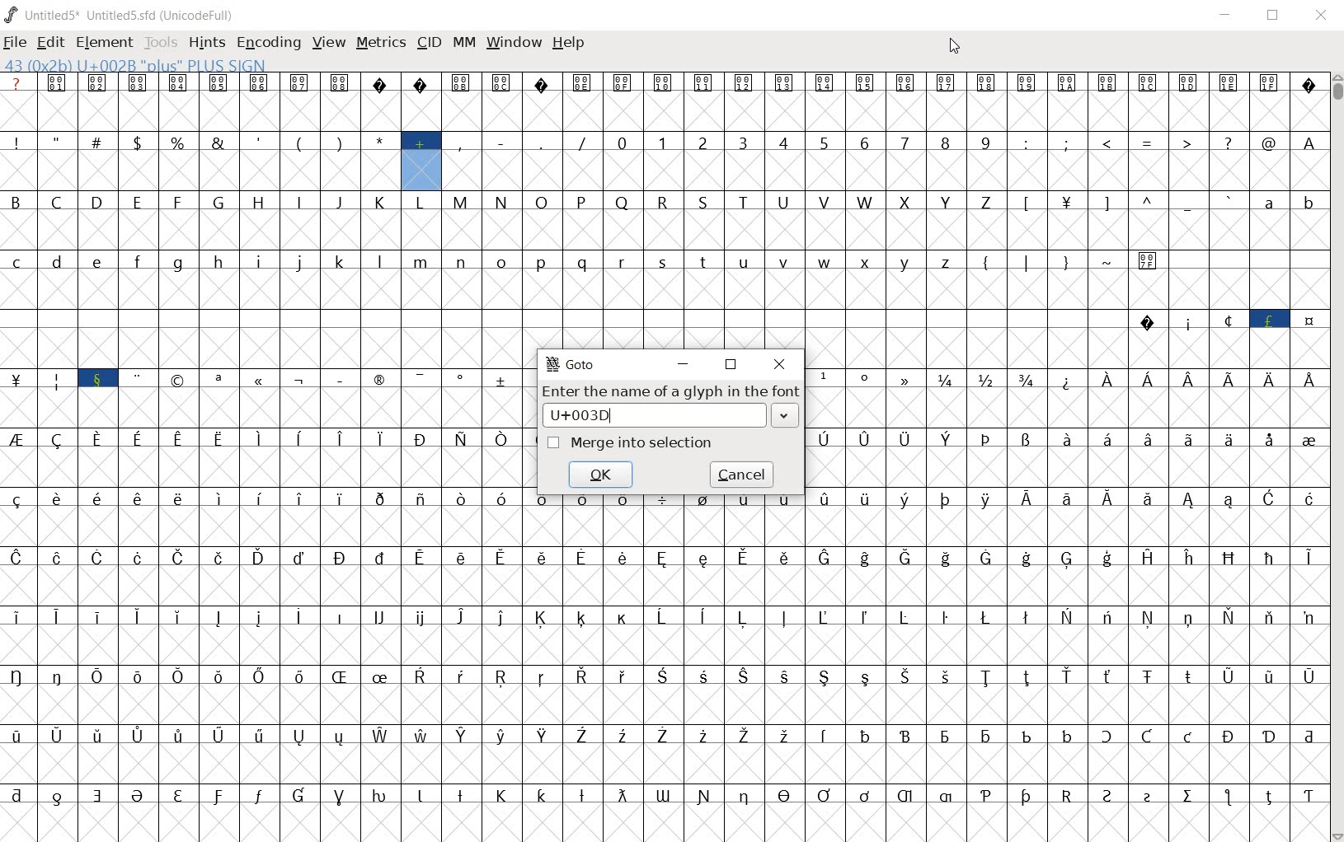 The width and height of the screenshot is (1344, 842). What do you see at coordinates (14, 44) in the screenshot?
I see `file` at bounding box center [14, 44].